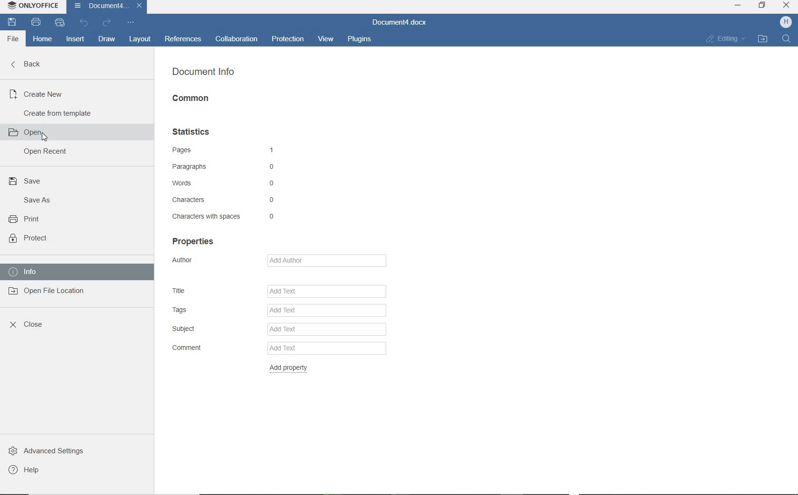 The image size is (798, 495). What do you see at coordinates (190, 262) in the screenshot?
I see `author` at bounding box center [190, 262].